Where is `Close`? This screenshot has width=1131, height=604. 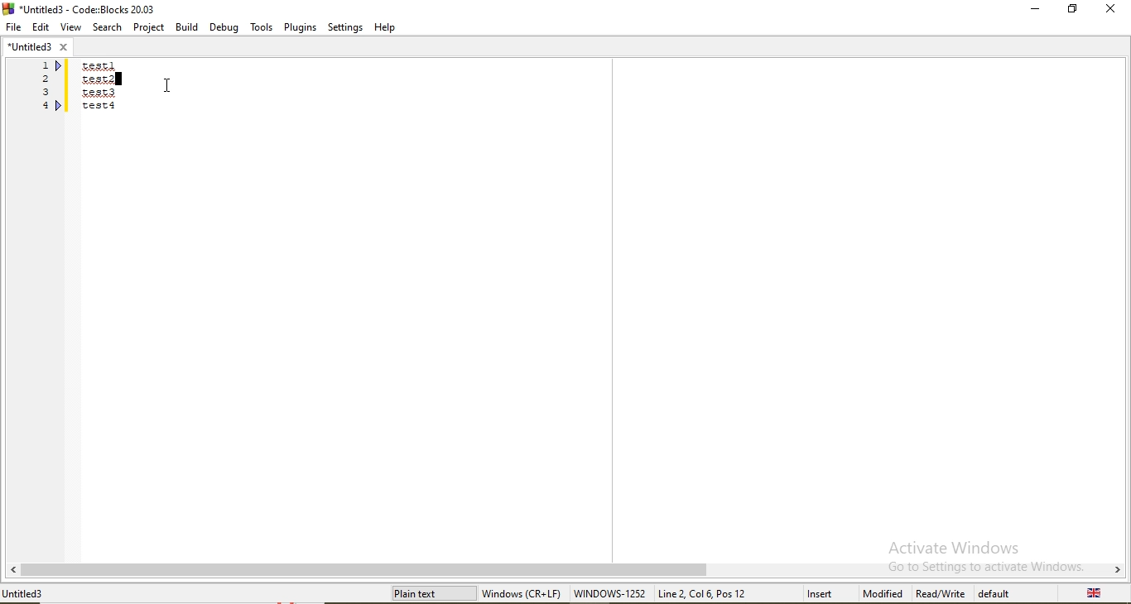 Close is located at coordinates (1109, 9).